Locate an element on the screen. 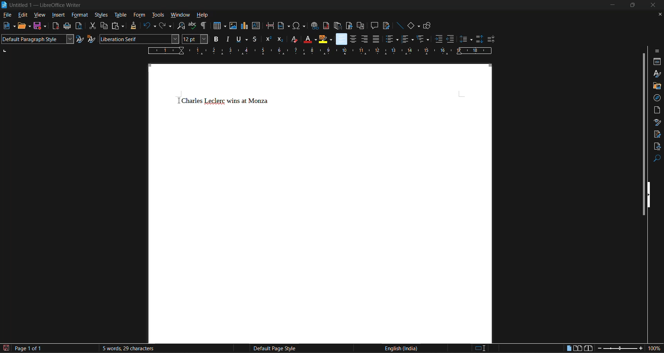  save is located at coordinates (42, 26).